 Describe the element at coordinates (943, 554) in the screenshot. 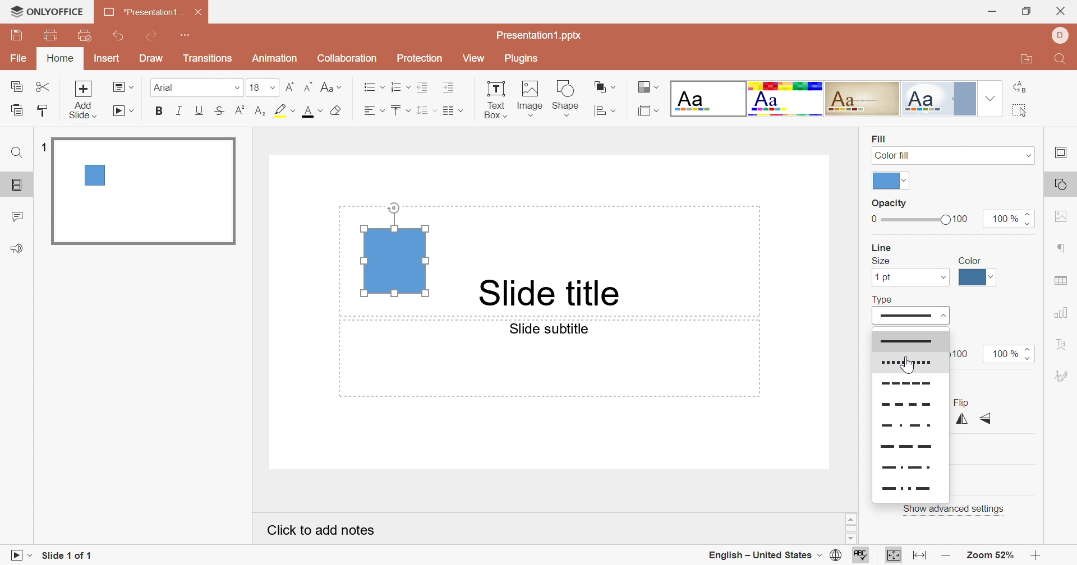

I see `Zoom out` at that location.